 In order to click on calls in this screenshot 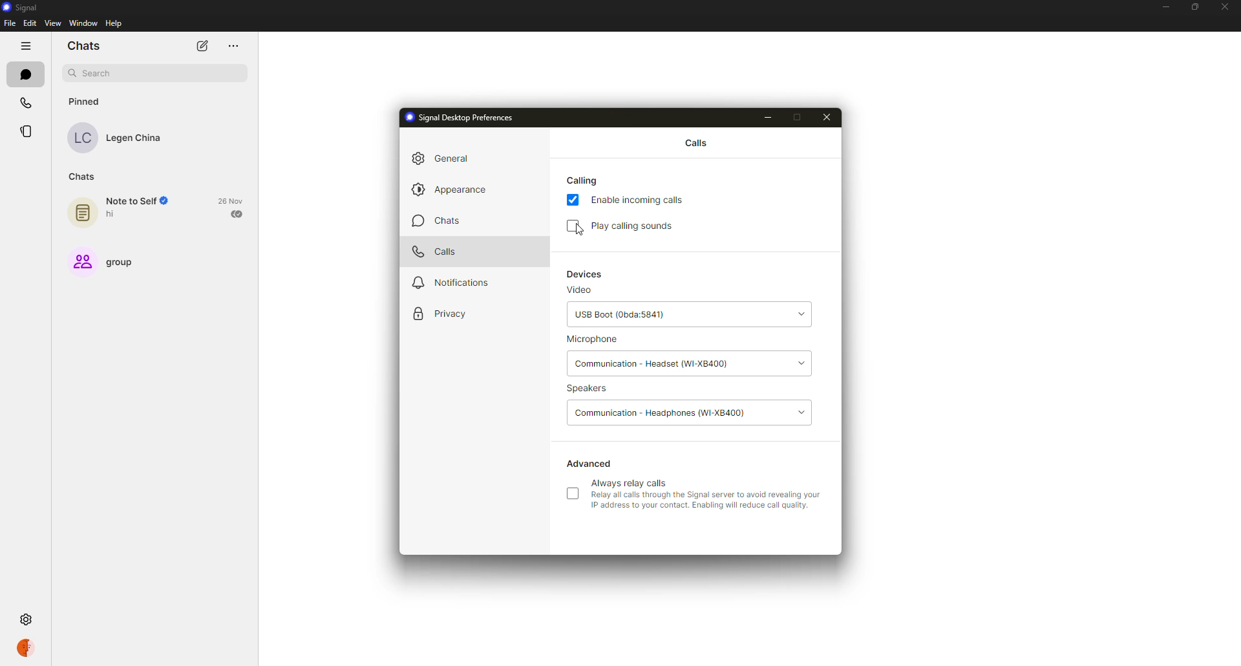, I will do `click(27, 102)`.